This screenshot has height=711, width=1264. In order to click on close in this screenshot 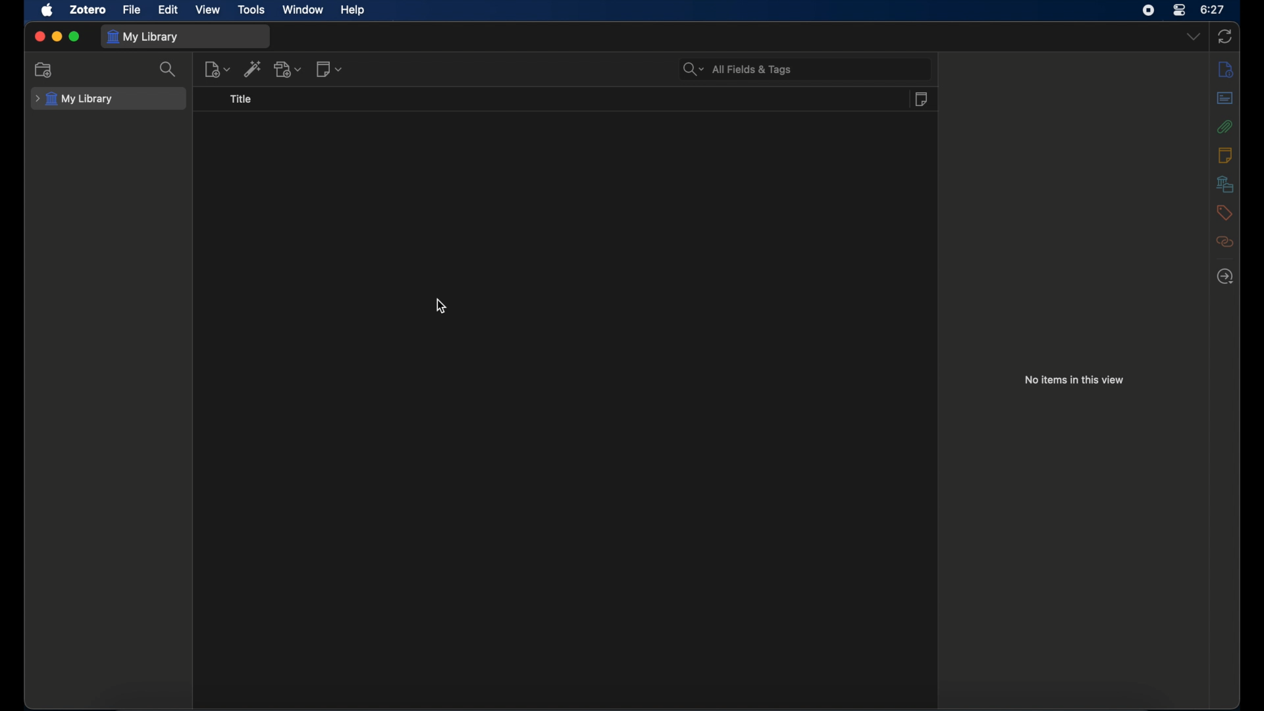, I will do `click(39, 38)`.